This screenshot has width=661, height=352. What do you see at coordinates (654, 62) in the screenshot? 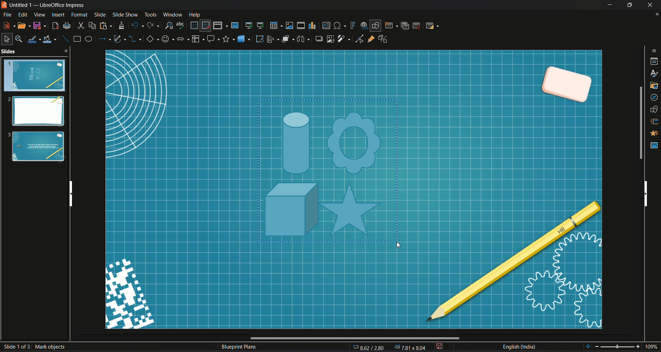
I see `properties` at bounding box center [654, 62].